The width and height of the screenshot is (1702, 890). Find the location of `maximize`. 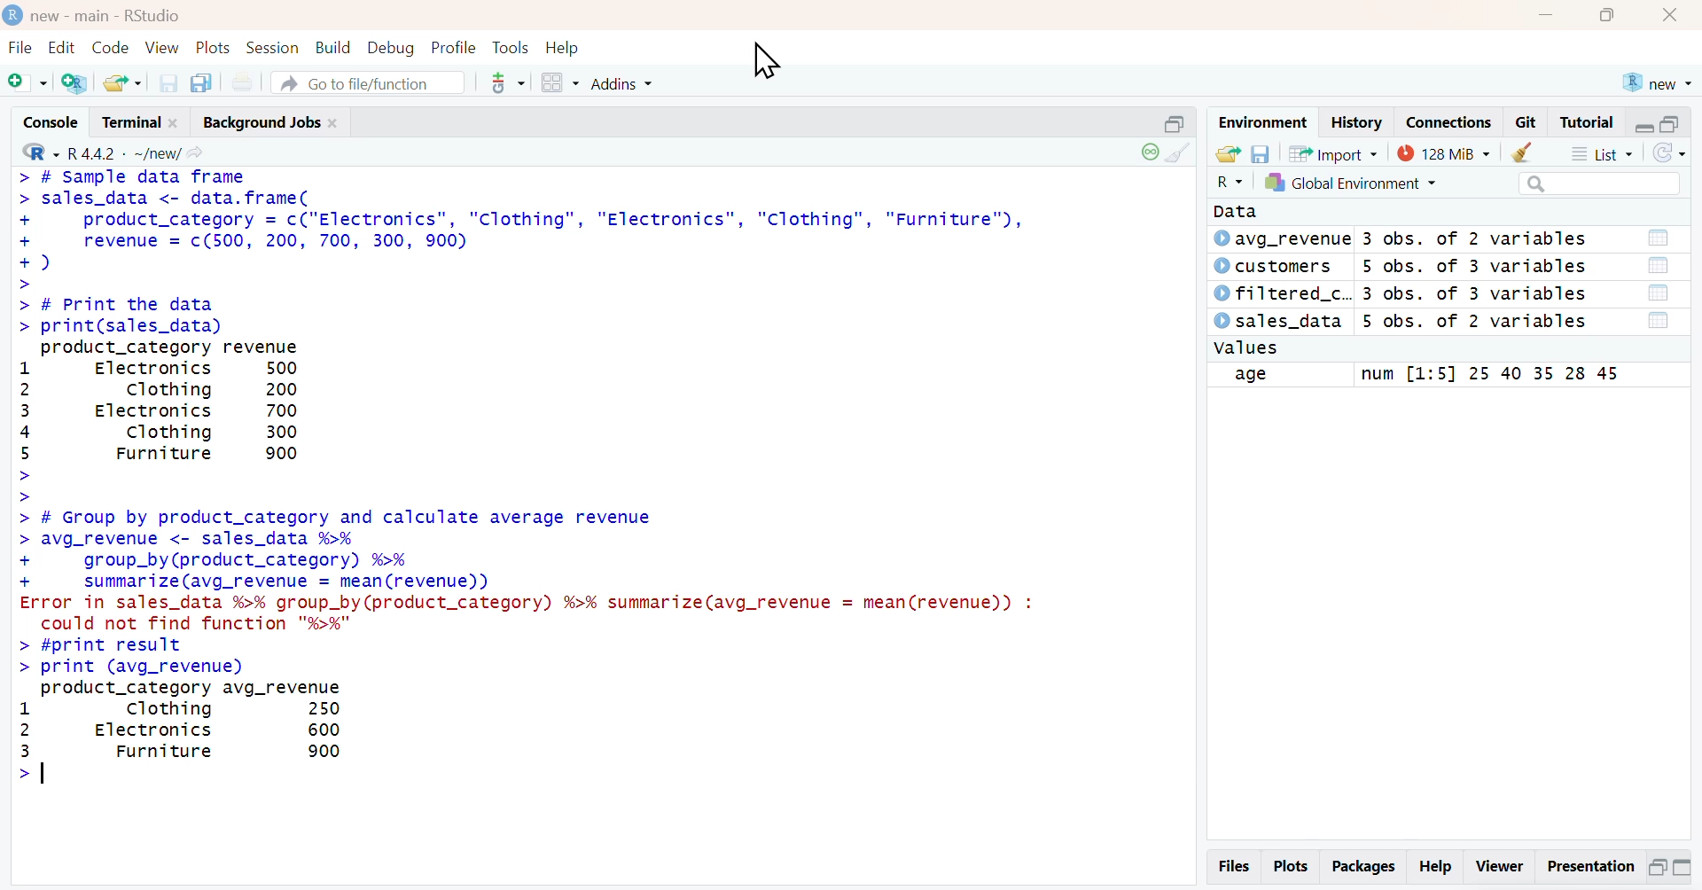

maximize is located at coordinates (1604, 16).